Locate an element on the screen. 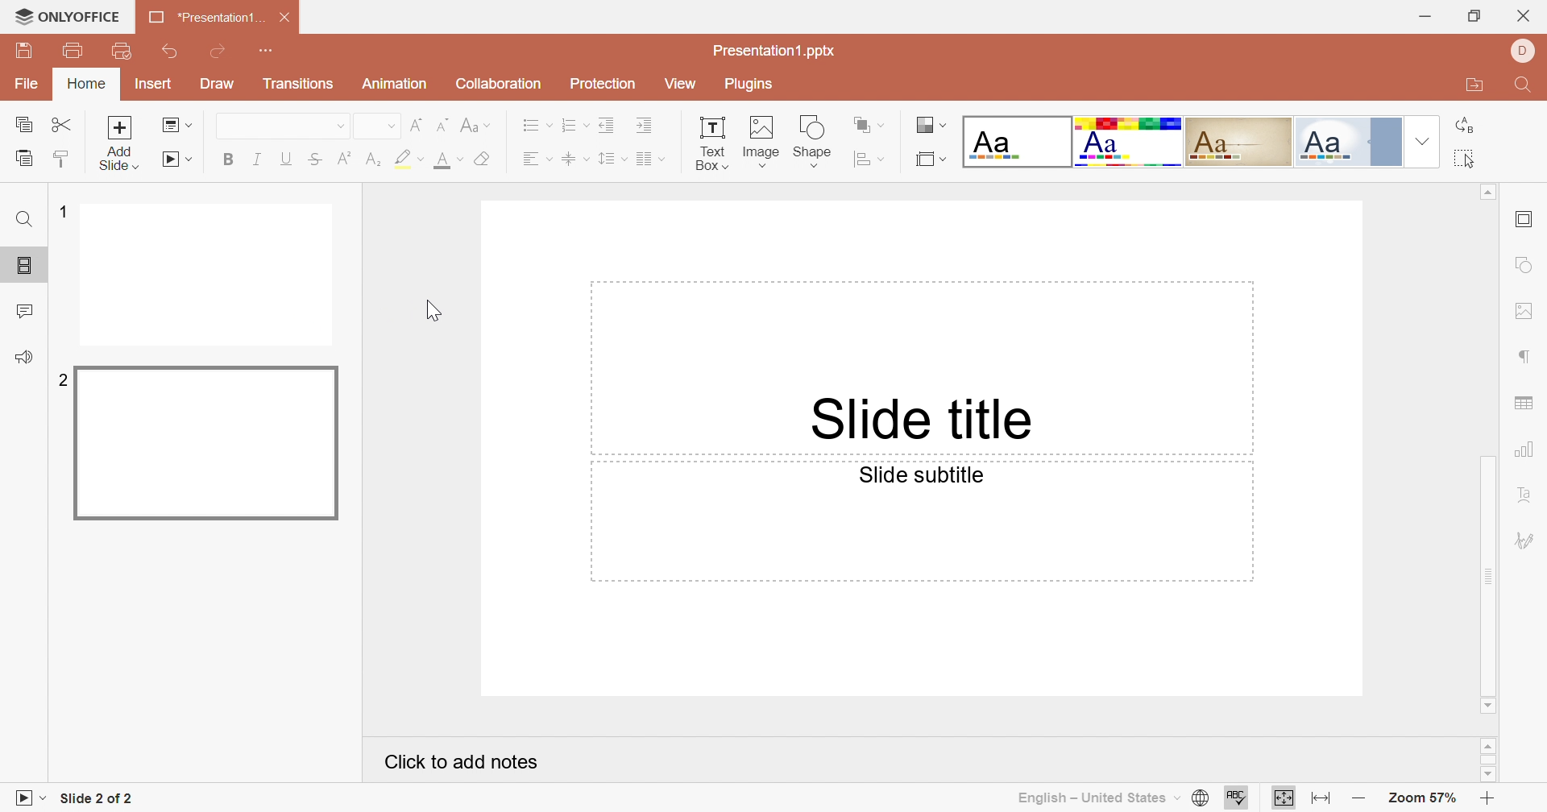 Image resolution: width=1547 pixels, height=812 pixels. Find is located at coordinates (27, 220).